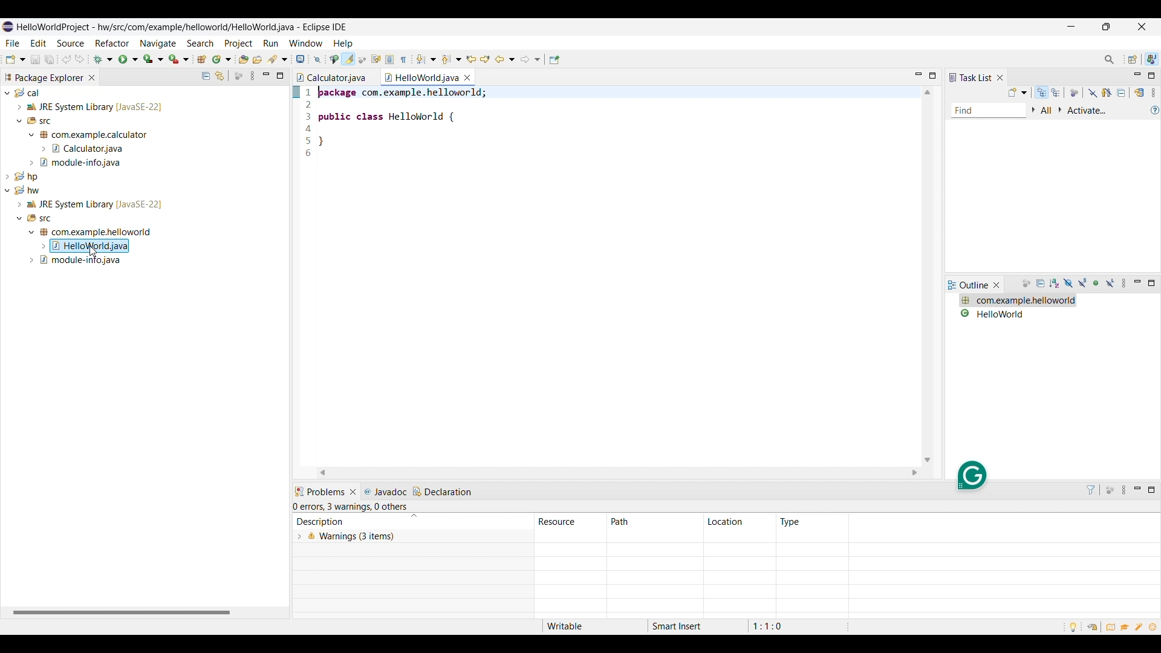 The width and height of the screenshot is (1161, 653). Describe the element at coordinates (143, 128) in the screenshot. I see `cal project` at that location.